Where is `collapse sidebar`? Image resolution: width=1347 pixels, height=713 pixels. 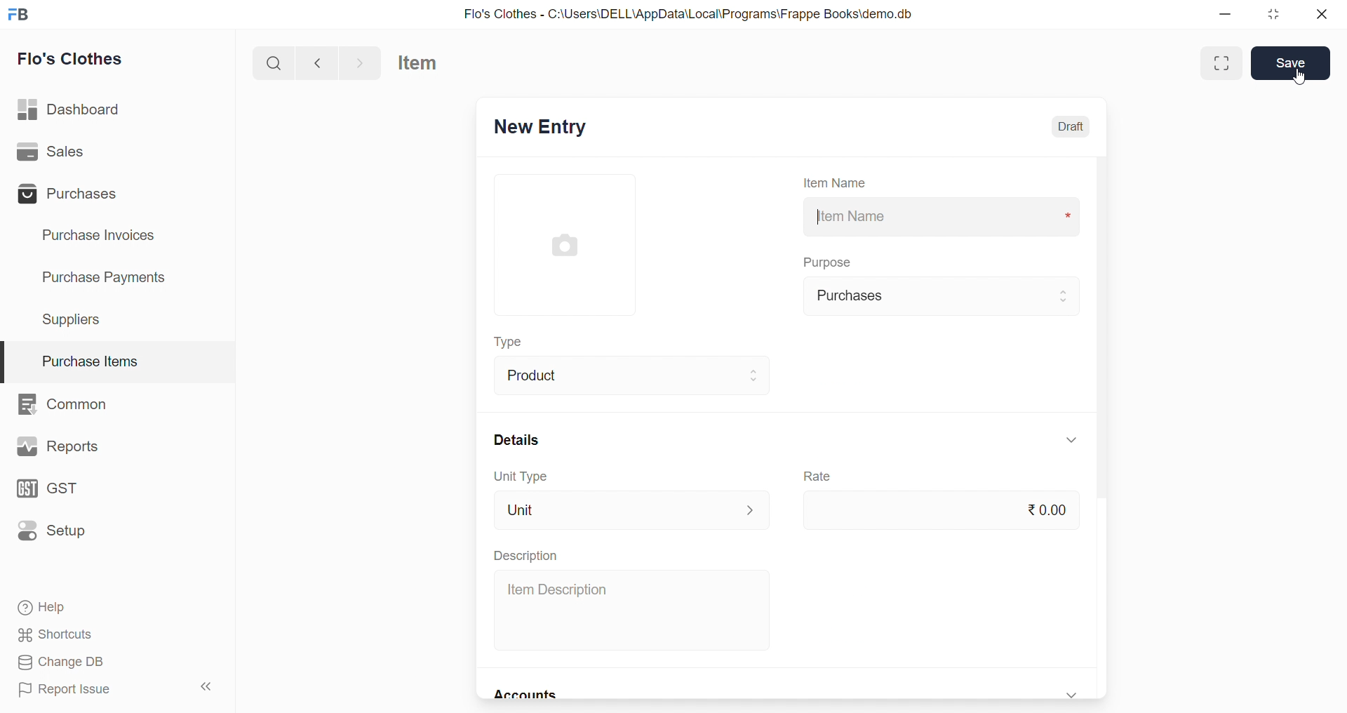 collapse sidebar is located at coordinates (212, 688).